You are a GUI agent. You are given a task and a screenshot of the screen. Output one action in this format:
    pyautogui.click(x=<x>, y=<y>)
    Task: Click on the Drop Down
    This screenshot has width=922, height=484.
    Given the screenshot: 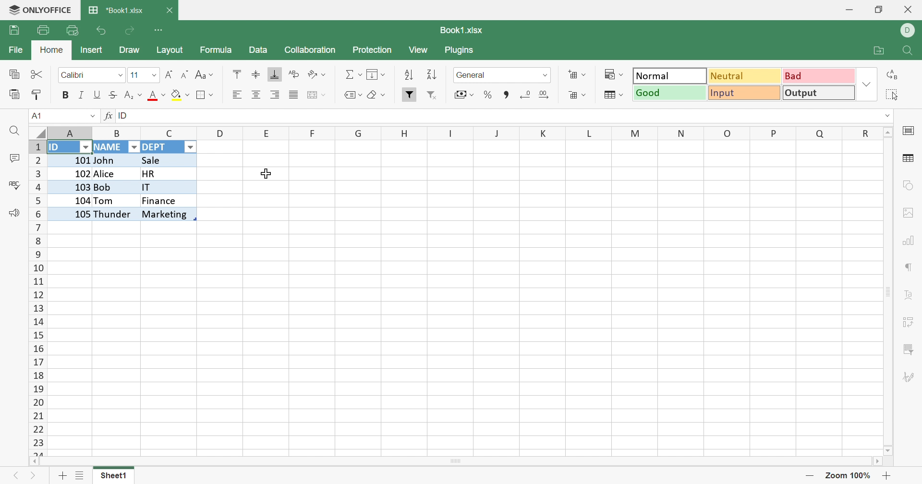 What is the action you would take?
    pyautogui.click(x=84, y=146)
    